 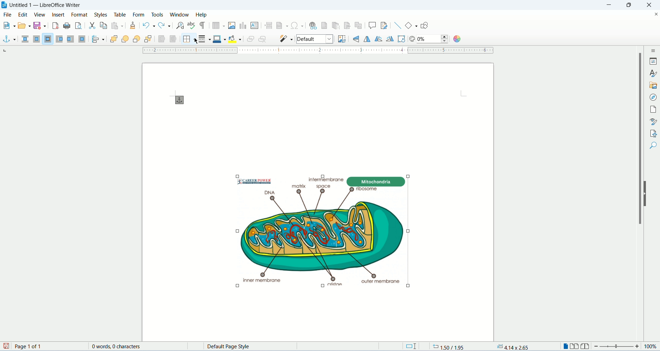 I want to click on view, so click(x=40, y=15).